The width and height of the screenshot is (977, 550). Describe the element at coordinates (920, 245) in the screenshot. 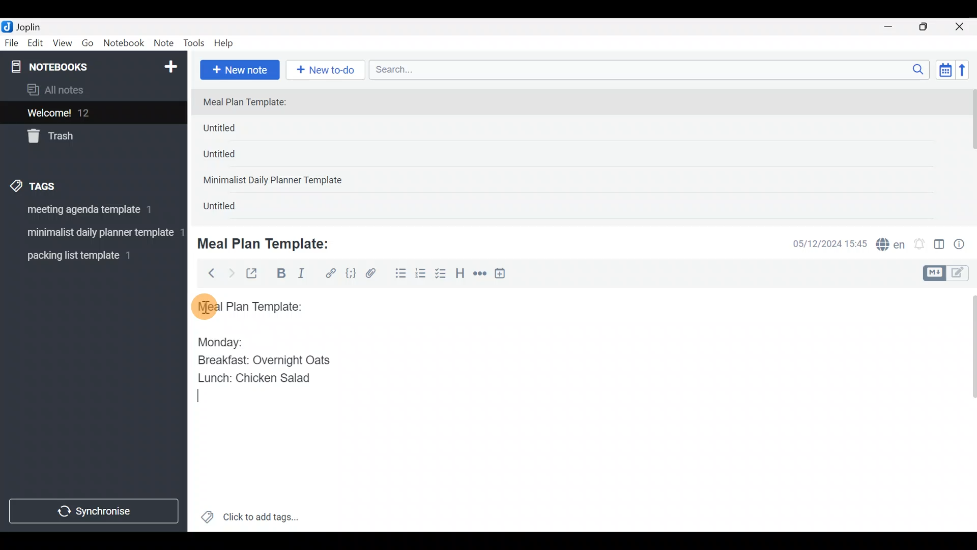

I see `Set alarm` at that location.